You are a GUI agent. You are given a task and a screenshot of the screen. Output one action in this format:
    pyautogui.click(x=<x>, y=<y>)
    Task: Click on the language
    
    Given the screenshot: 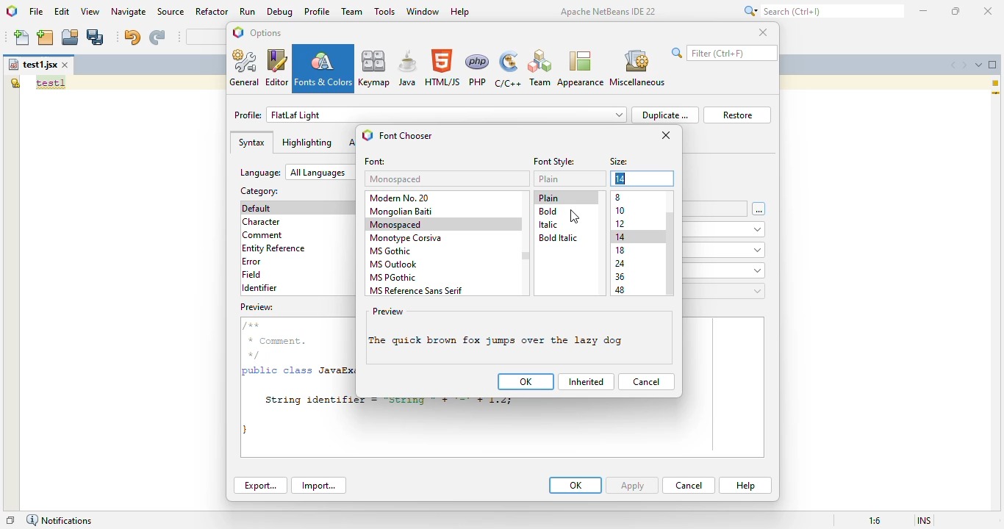 What is the action you would take?
    pyautogui.click(x=296, y=172)
    